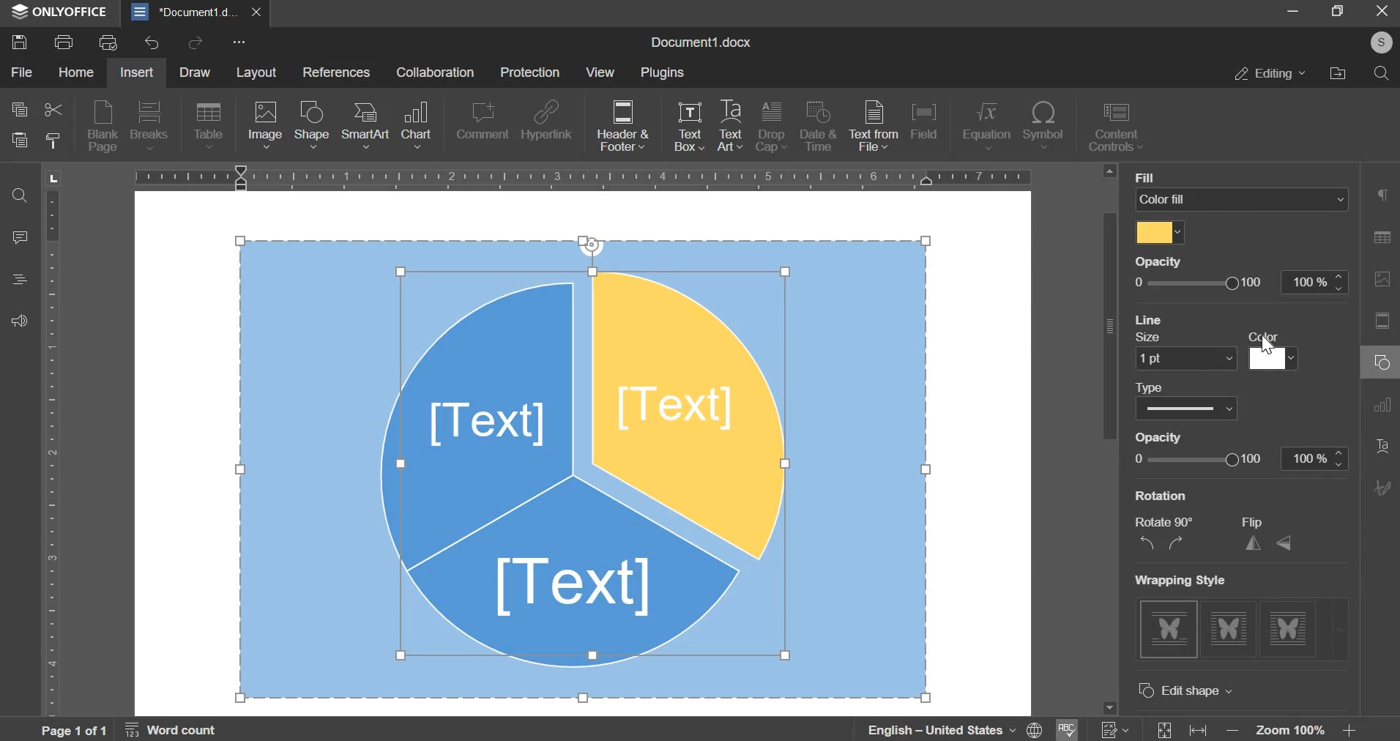  Describe the element at coordinates (53, 447) in the screenshot. I see `vertical scale` at that location.